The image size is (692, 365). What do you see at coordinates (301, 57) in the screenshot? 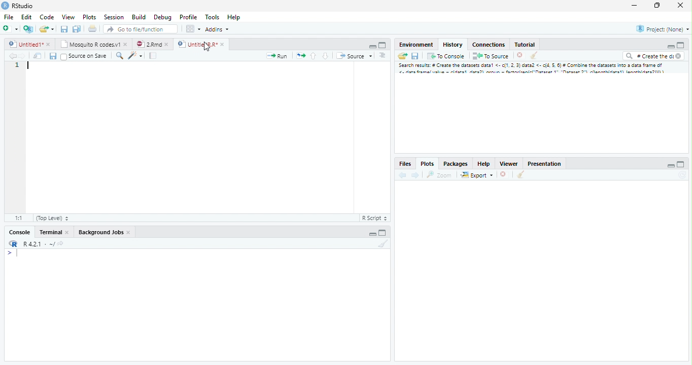
I see `Pages` at bounding box center [301, 57].